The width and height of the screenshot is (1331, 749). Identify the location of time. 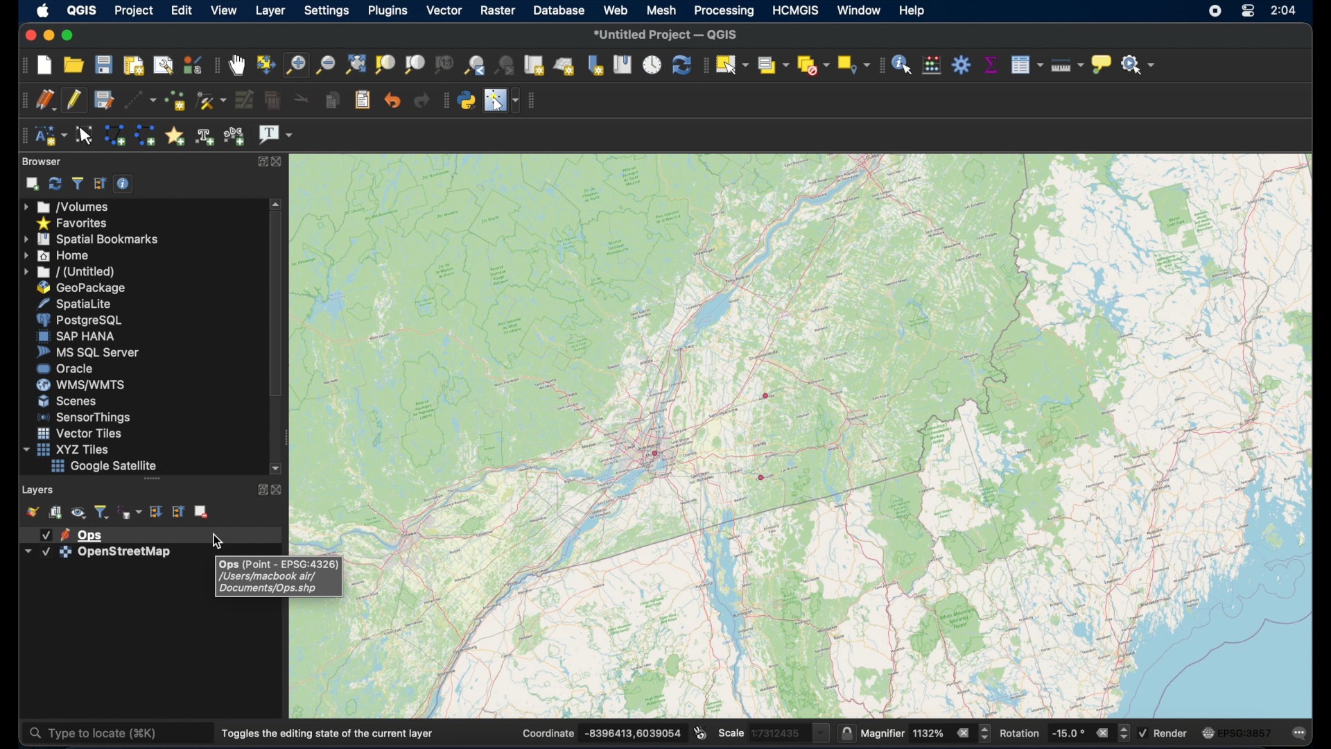
(1282, 10).